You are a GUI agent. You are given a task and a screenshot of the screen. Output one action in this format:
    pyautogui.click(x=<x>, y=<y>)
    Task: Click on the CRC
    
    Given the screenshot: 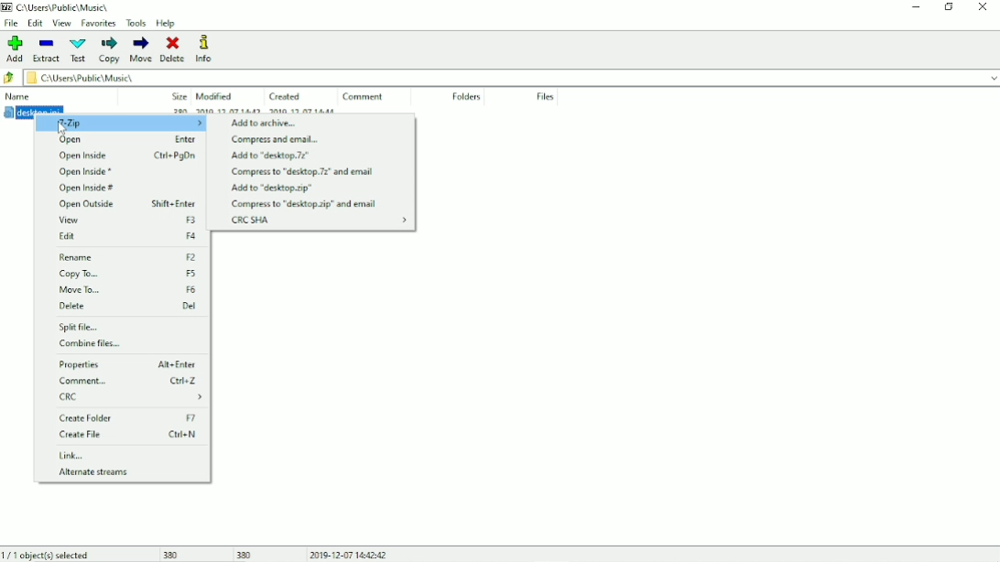 What is the action you would take?
    pyautogui.click(x=133, y=398)
    